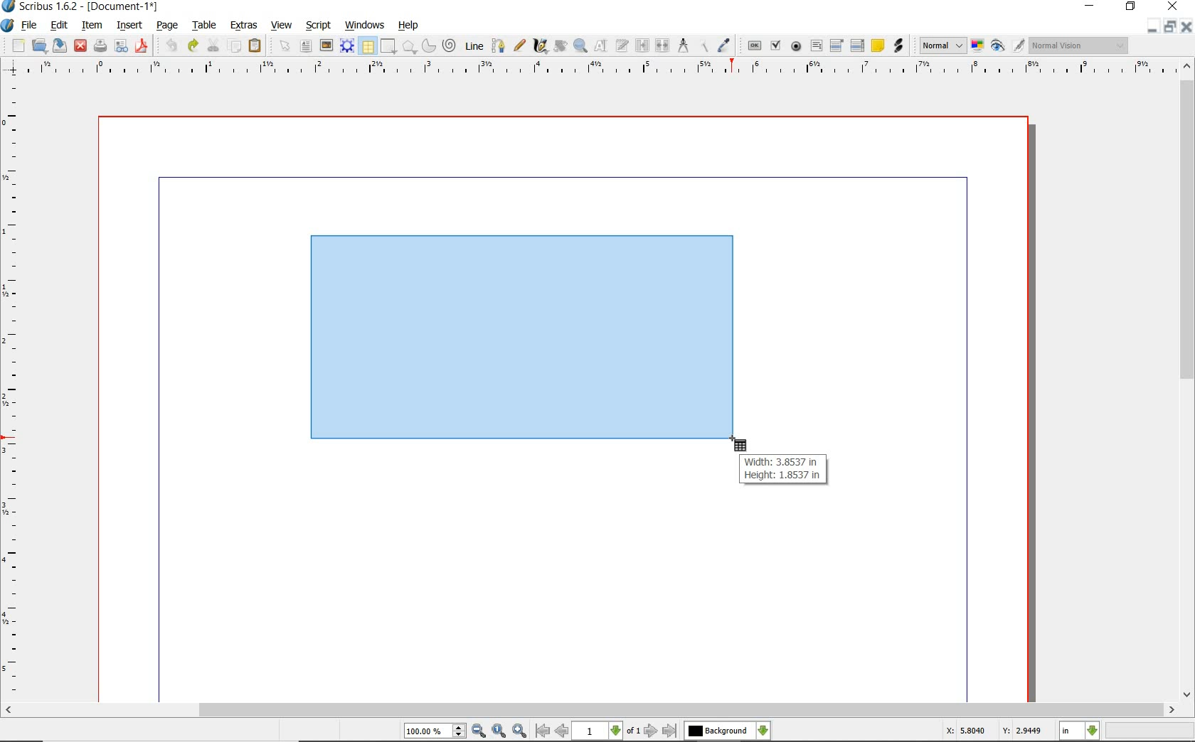 This screenshot has width=1195, height=742. Describe the element at coordinates (347, 45) in the screenshot. I see `render frame` at that location.